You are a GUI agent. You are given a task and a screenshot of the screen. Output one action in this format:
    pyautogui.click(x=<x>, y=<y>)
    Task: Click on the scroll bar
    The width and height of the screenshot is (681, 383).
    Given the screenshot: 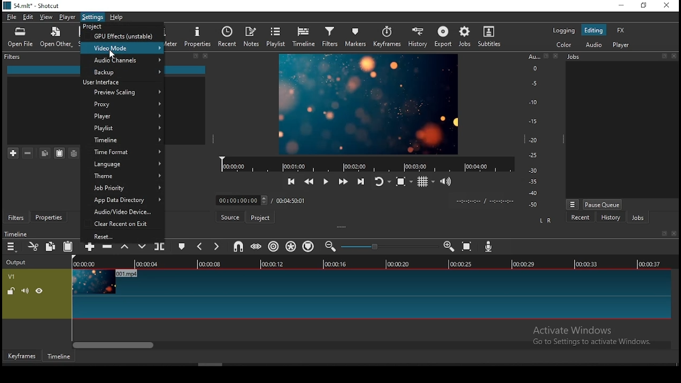 What is the action you would take?
    pyautogui.click(x=372, y=344)
    